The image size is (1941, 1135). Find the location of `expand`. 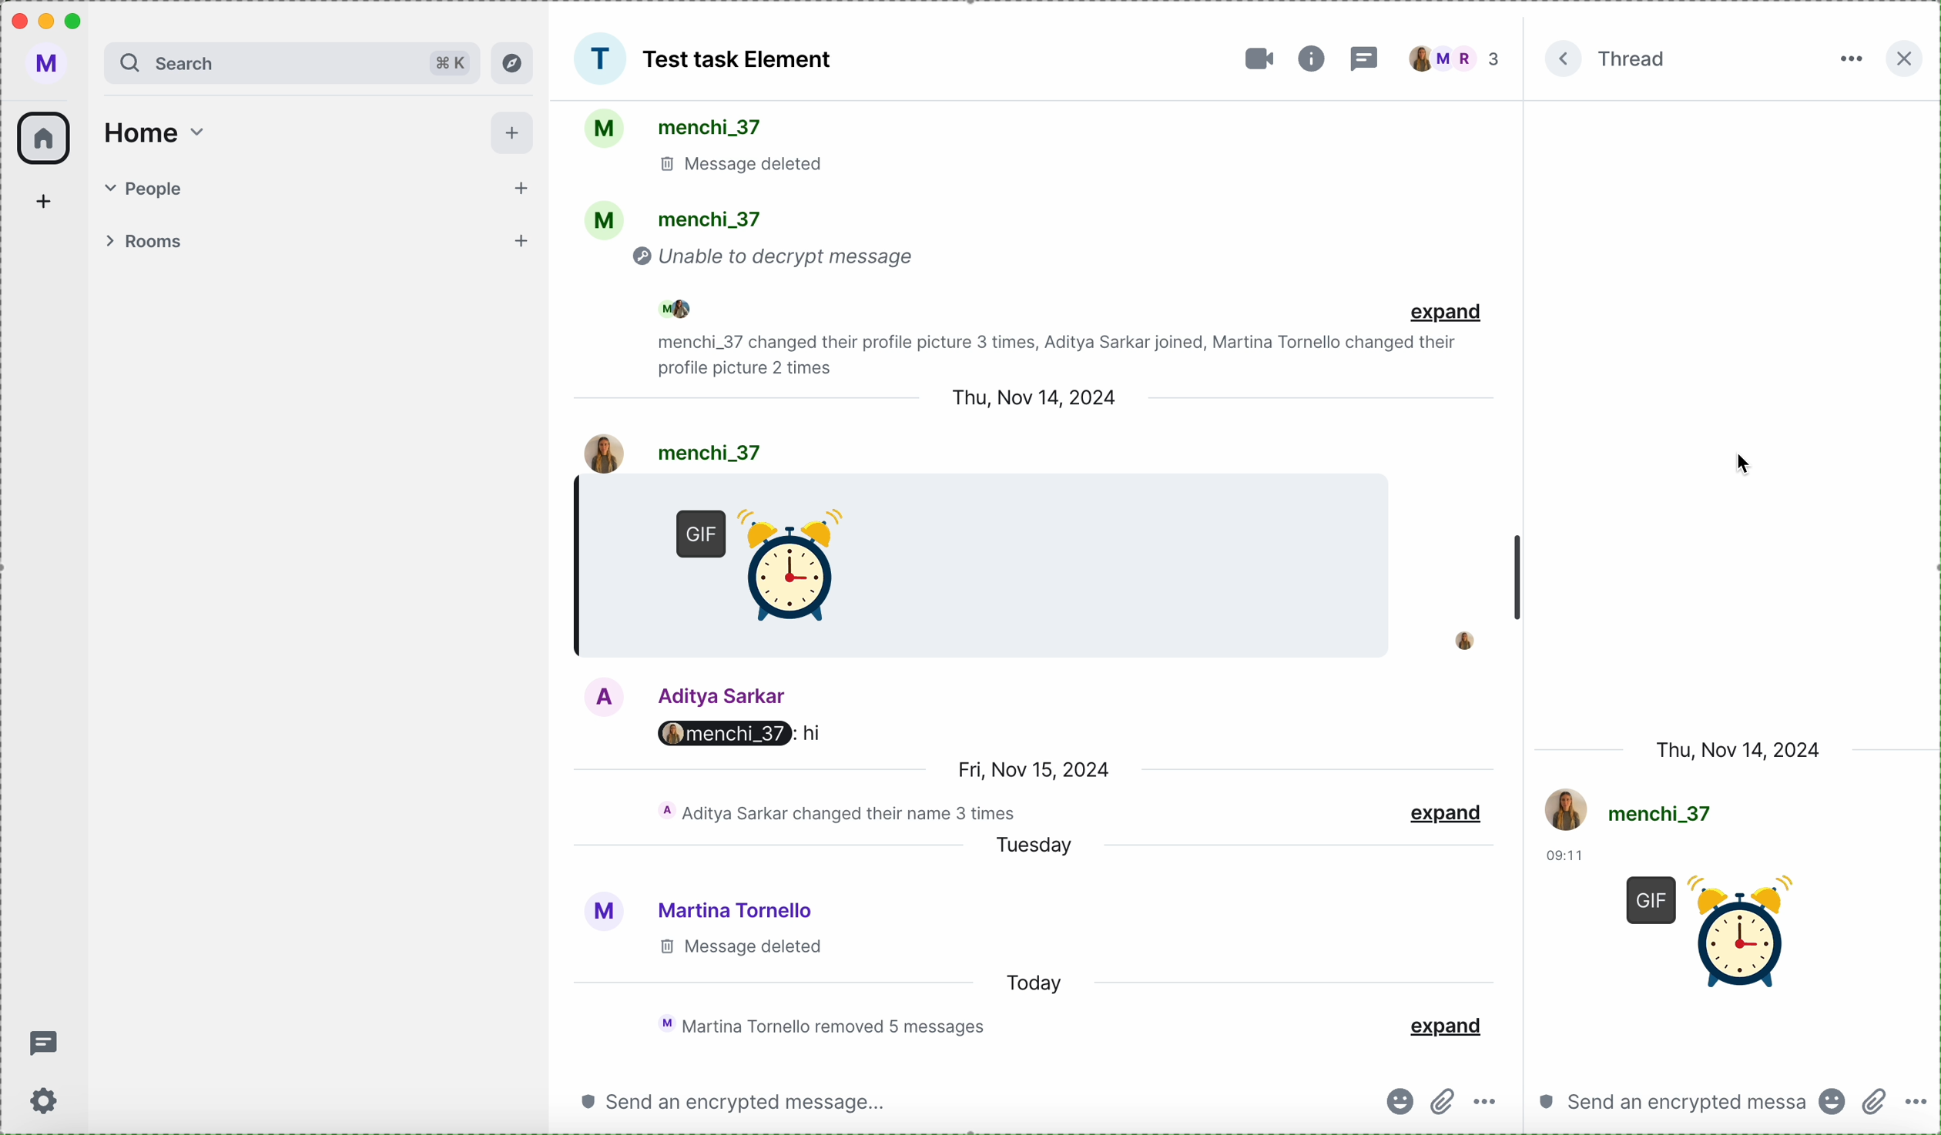

expand is located at coordinates (1447, 313).